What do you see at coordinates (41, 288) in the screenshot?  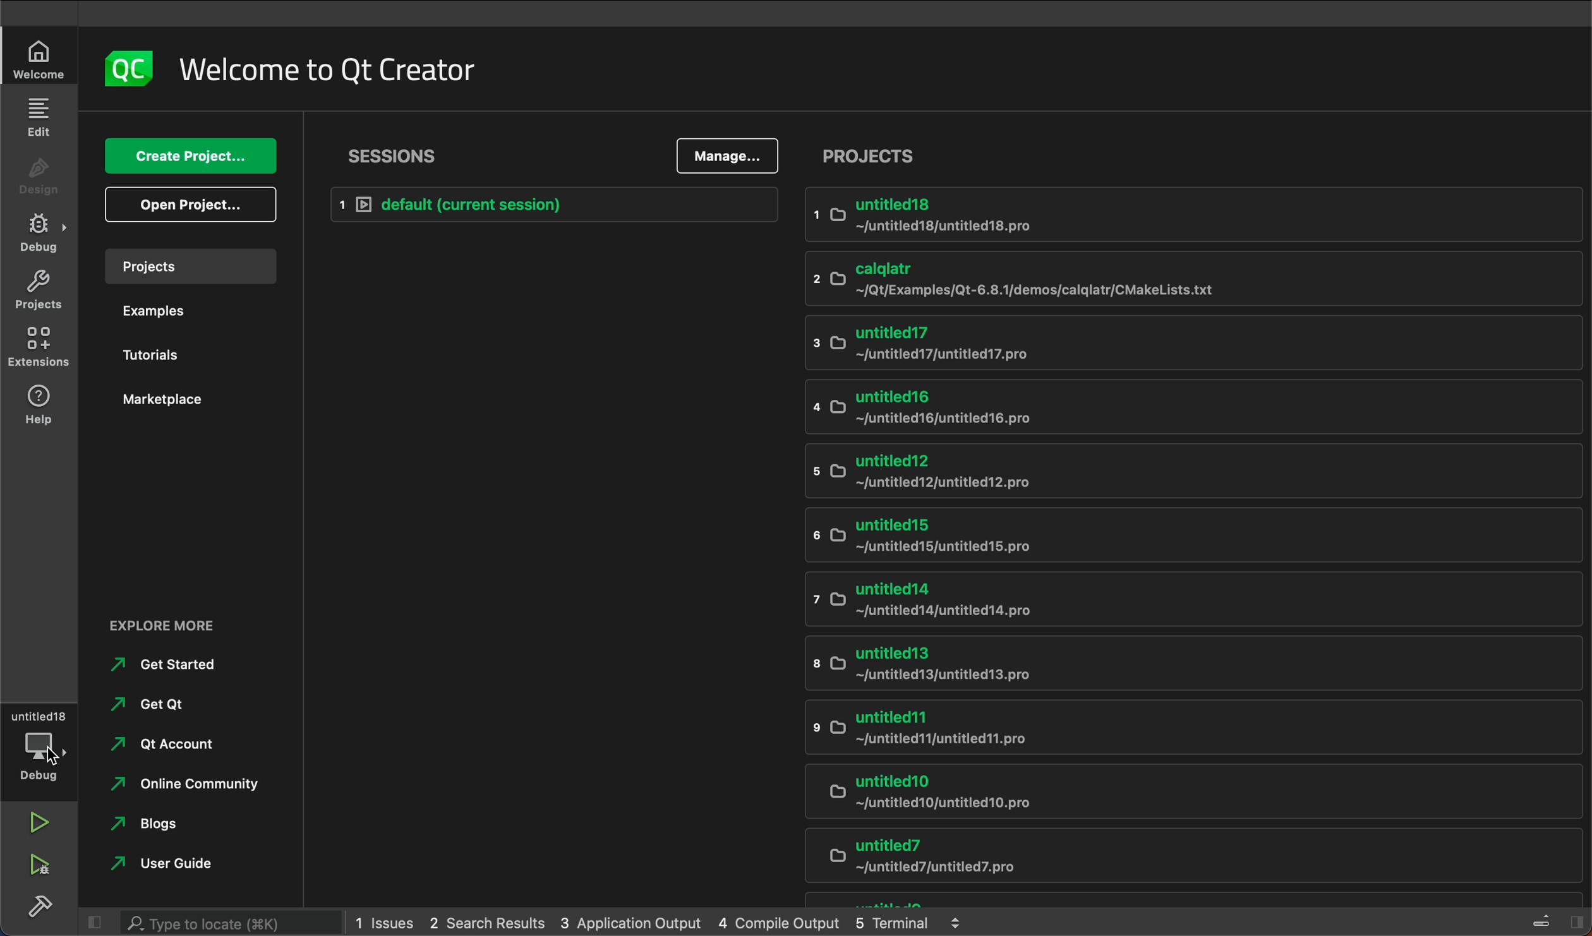 I see `projects` at bounding box center [41, 288].